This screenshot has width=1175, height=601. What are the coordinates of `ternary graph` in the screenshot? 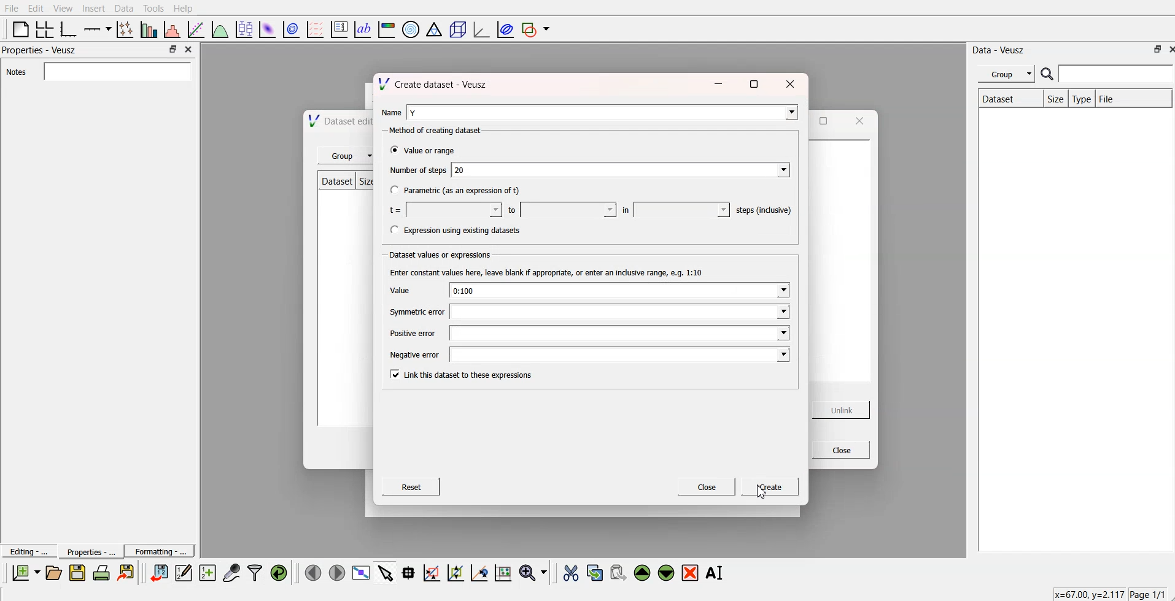 It's located at (435, 28).